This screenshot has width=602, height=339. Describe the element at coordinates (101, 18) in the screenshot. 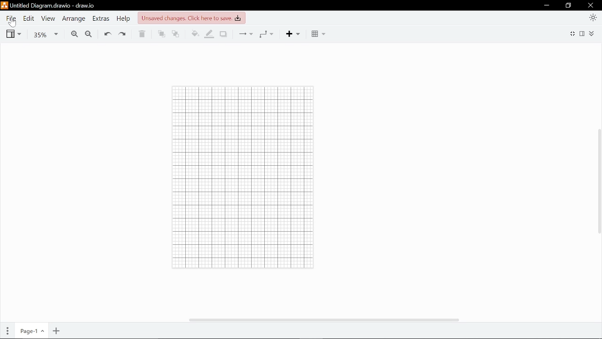

I see `extras` at that location.